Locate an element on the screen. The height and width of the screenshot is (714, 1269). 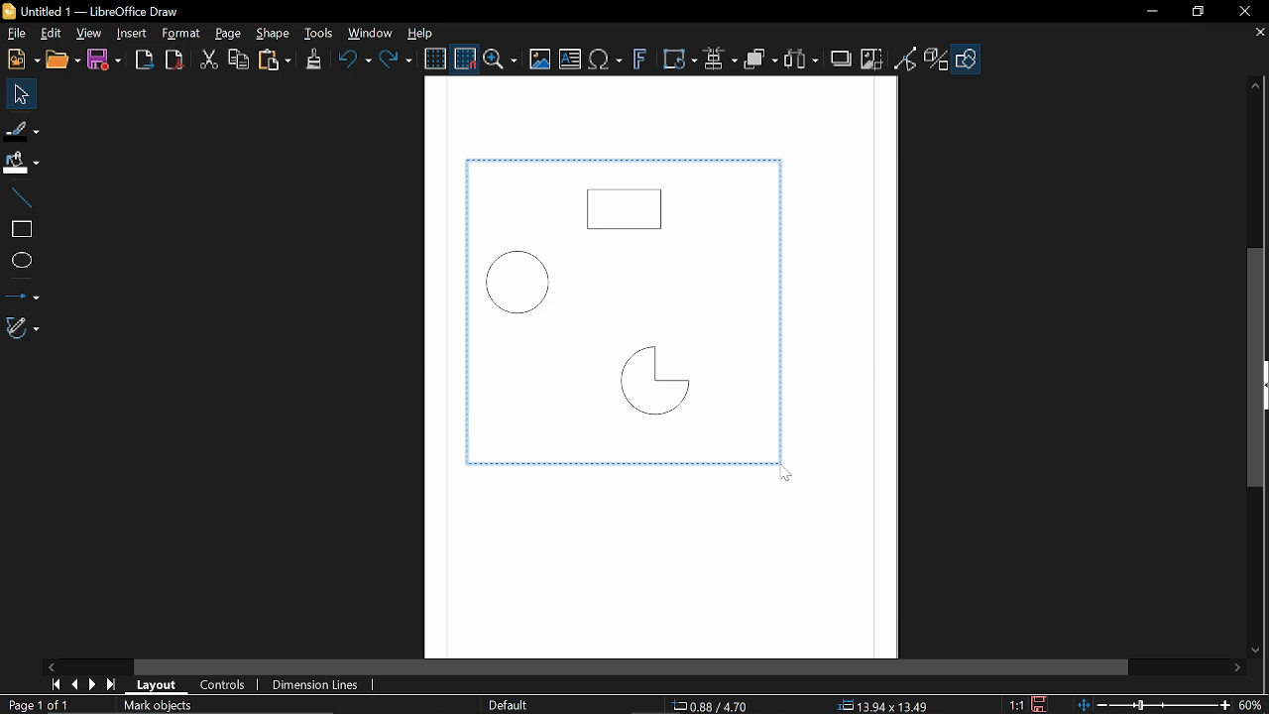
ZOom is located at coordinates (501, 59).